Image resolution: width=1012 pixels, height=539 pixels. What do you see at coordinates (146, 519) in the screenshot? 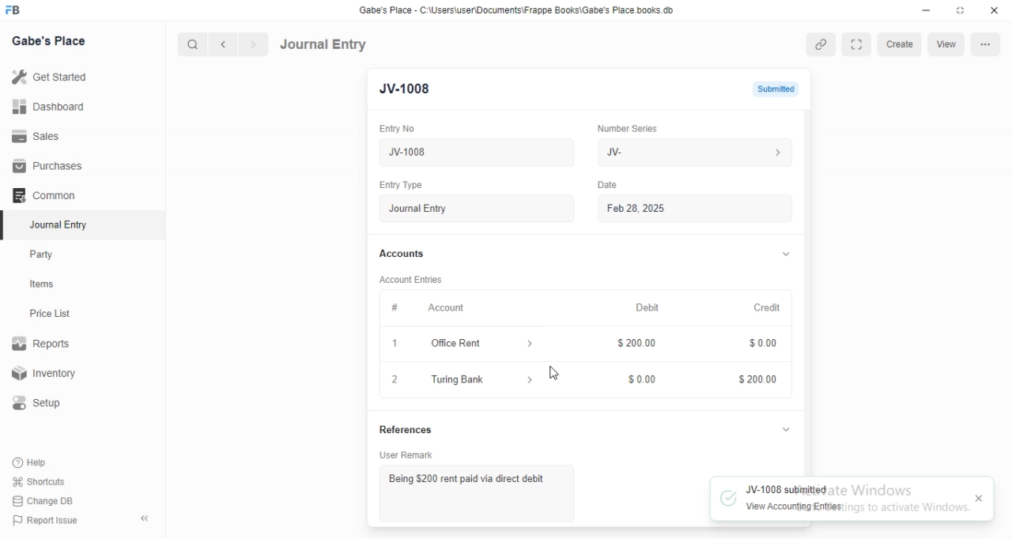
I see `«` at bounding box center [146, 519].